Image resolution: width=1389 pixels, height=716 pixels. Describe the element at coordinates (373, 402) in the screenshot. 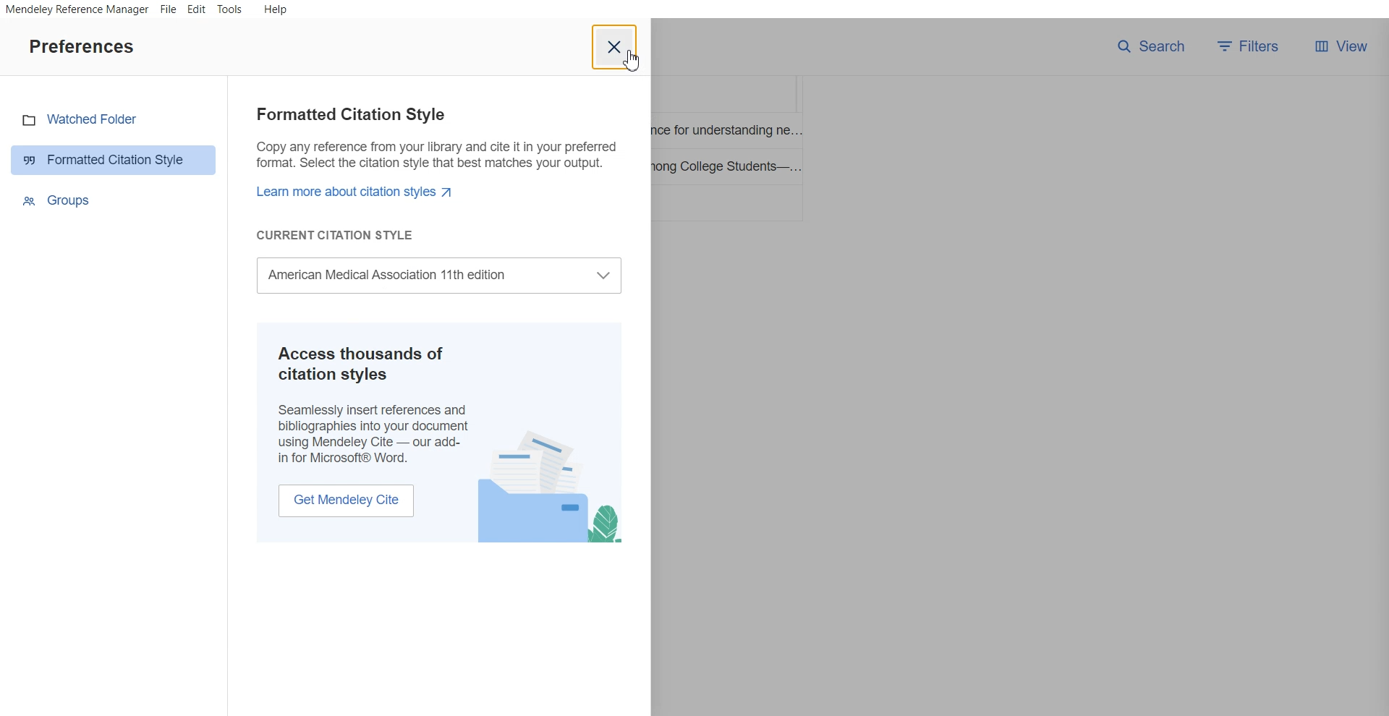

I see `Access thousands of citation styles` at that location.